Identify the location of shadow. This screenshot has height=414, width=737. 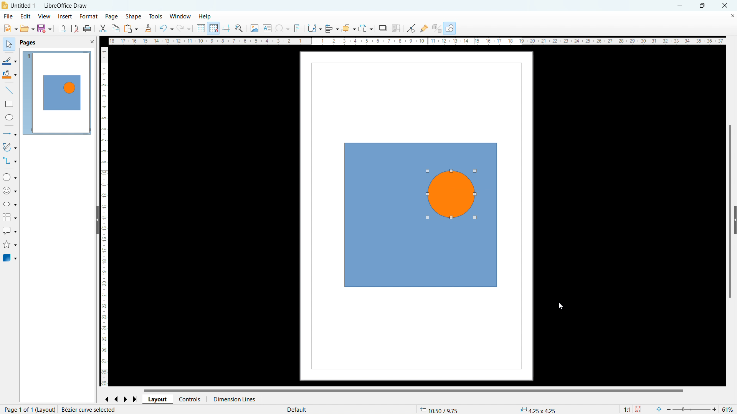
(383, 28).